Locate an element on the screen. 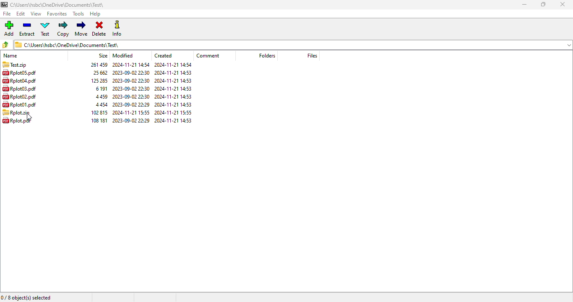  tools is located at coordinates (78, 13).